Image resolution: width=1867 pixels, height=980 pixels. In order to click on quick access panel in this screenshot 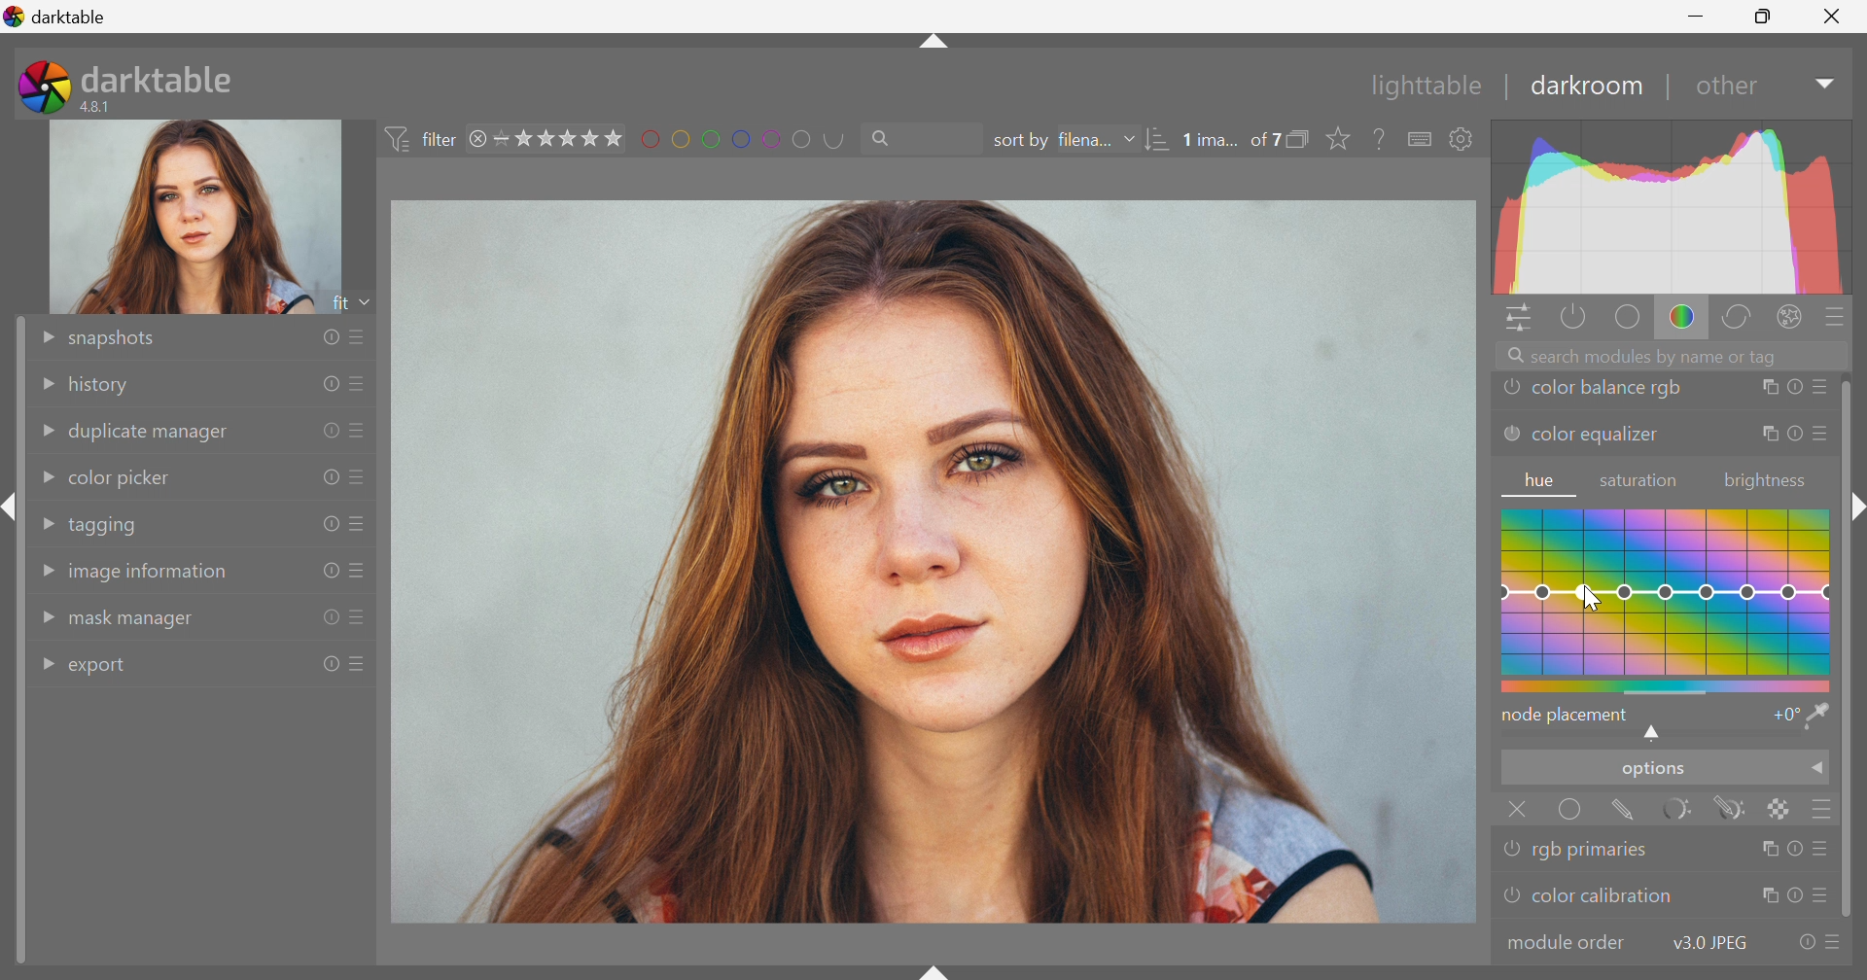, I will do `click(1514, 319)`.